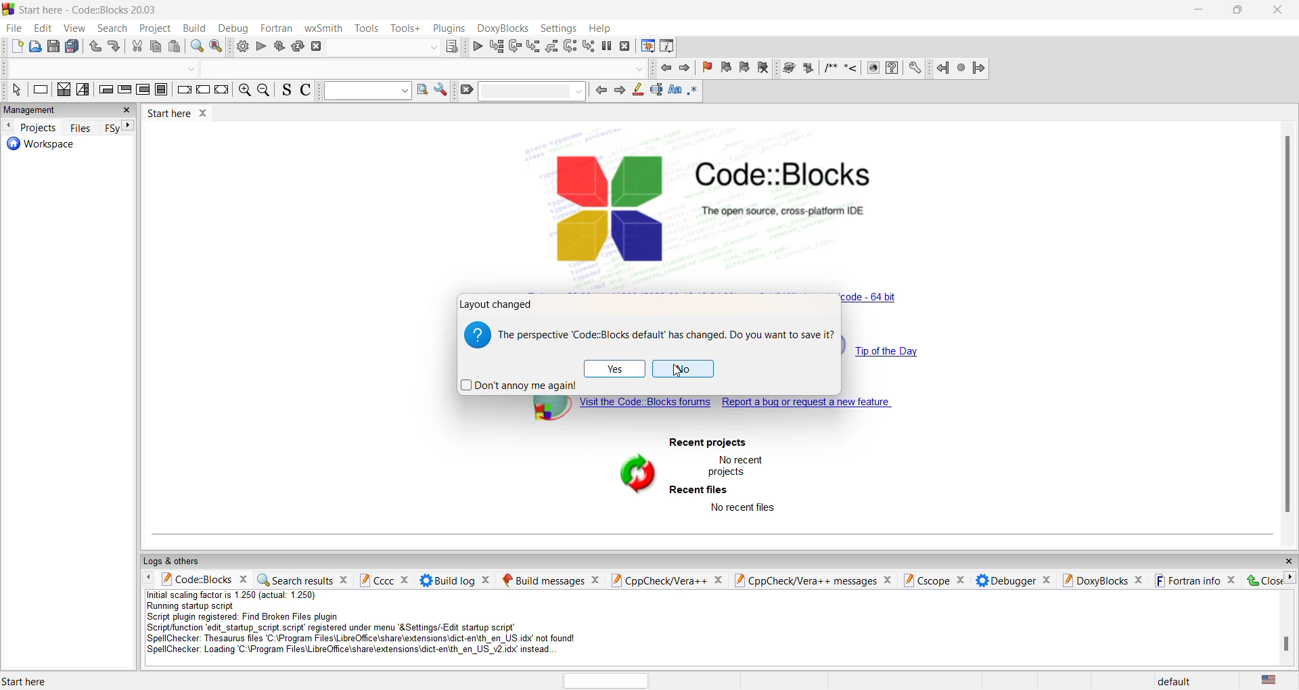 The image size is (1299, 690). Describe the element at coordinates (608, 415) in the screenshot. I see `block forums` at that location.